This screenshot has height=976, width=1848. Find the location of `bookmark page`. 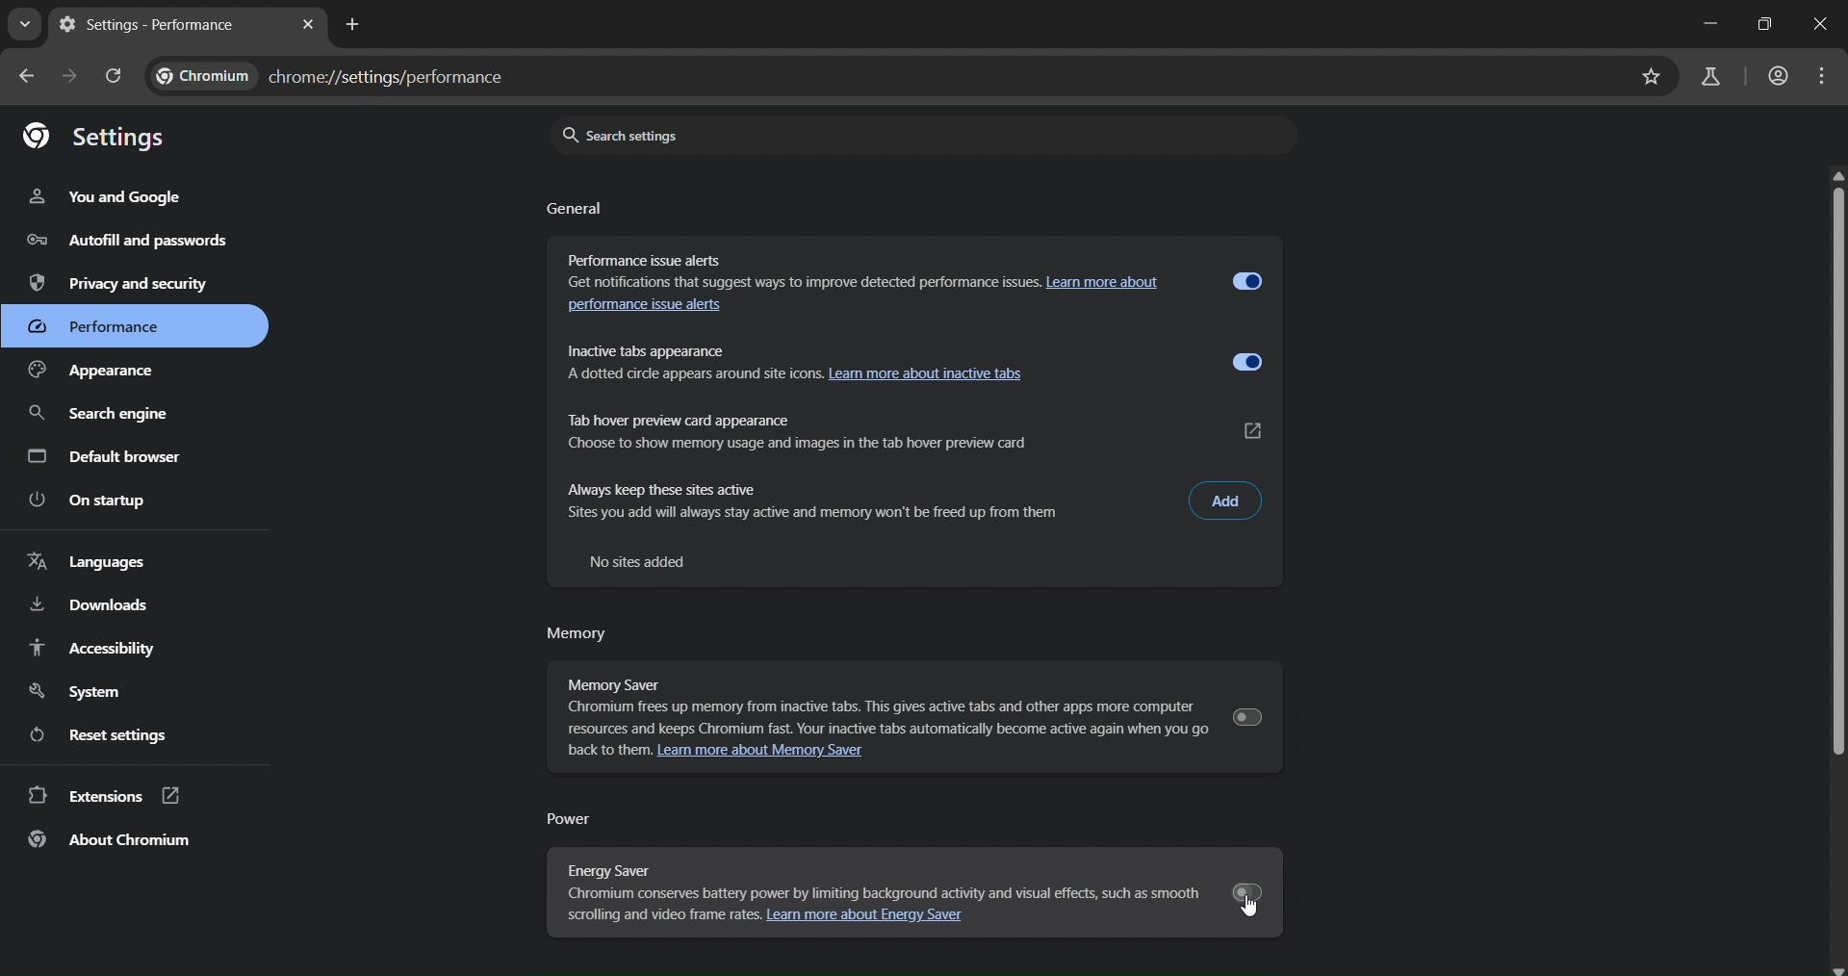

bookmark page is located at coordinates (1650, 78).